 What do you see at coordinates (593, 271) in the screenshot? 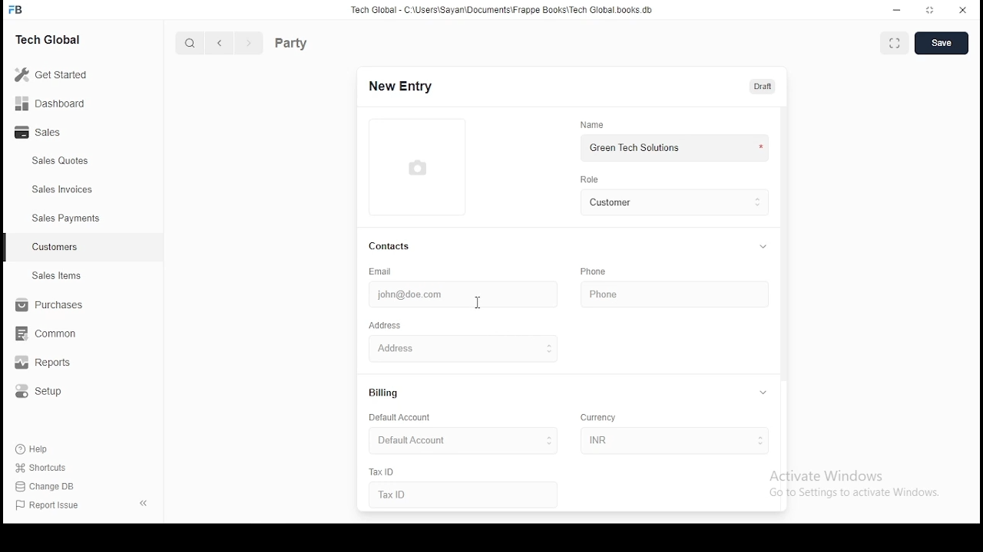
I see `phone` at bounding box center [593, 271].